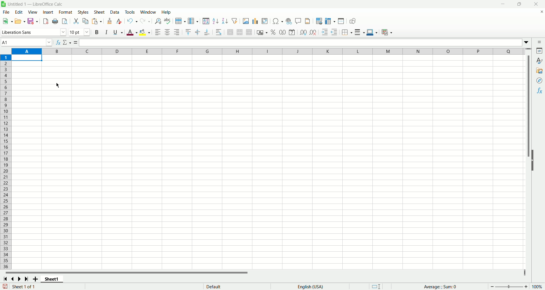 The width and height of the screenshot is (545, 290). Describe the element at coordinates (311, 286) in the screenshot. I see `language` at that location.